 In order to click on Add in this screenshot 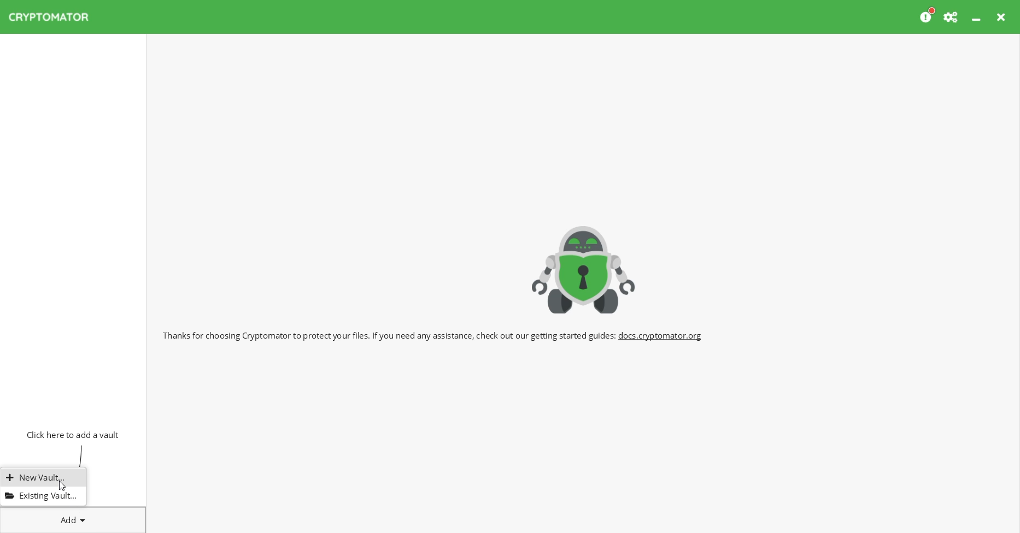, I will do `click(73, 518)`.